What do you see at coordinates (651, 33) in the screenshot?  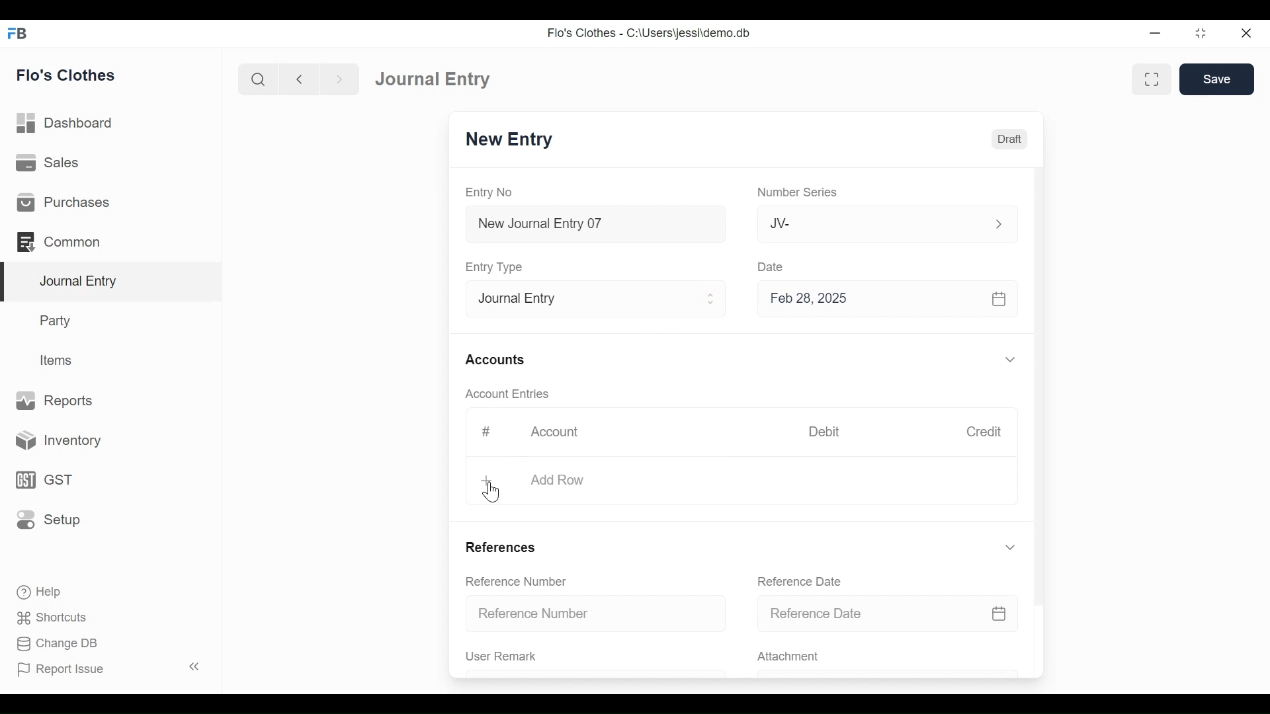 I see `Flo's Clothes - C:\Users\jessi\demo.db` at bounding box center [651, 33].